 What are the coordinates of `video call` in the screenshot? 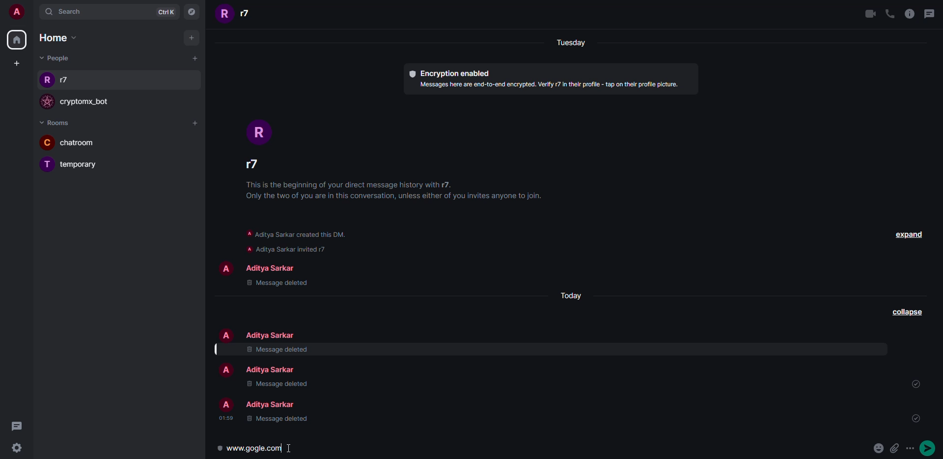 It's located at (869, 14).